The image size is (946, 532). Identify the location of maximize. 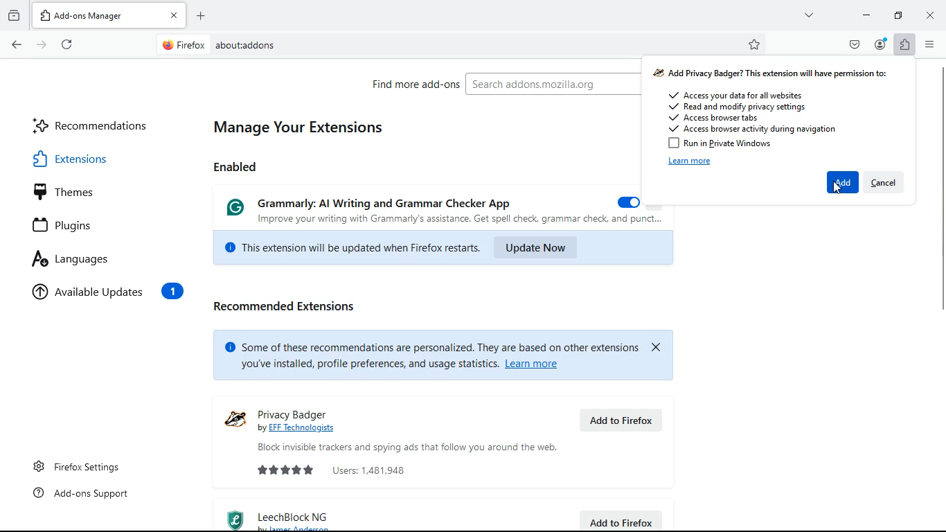
(897, 15).